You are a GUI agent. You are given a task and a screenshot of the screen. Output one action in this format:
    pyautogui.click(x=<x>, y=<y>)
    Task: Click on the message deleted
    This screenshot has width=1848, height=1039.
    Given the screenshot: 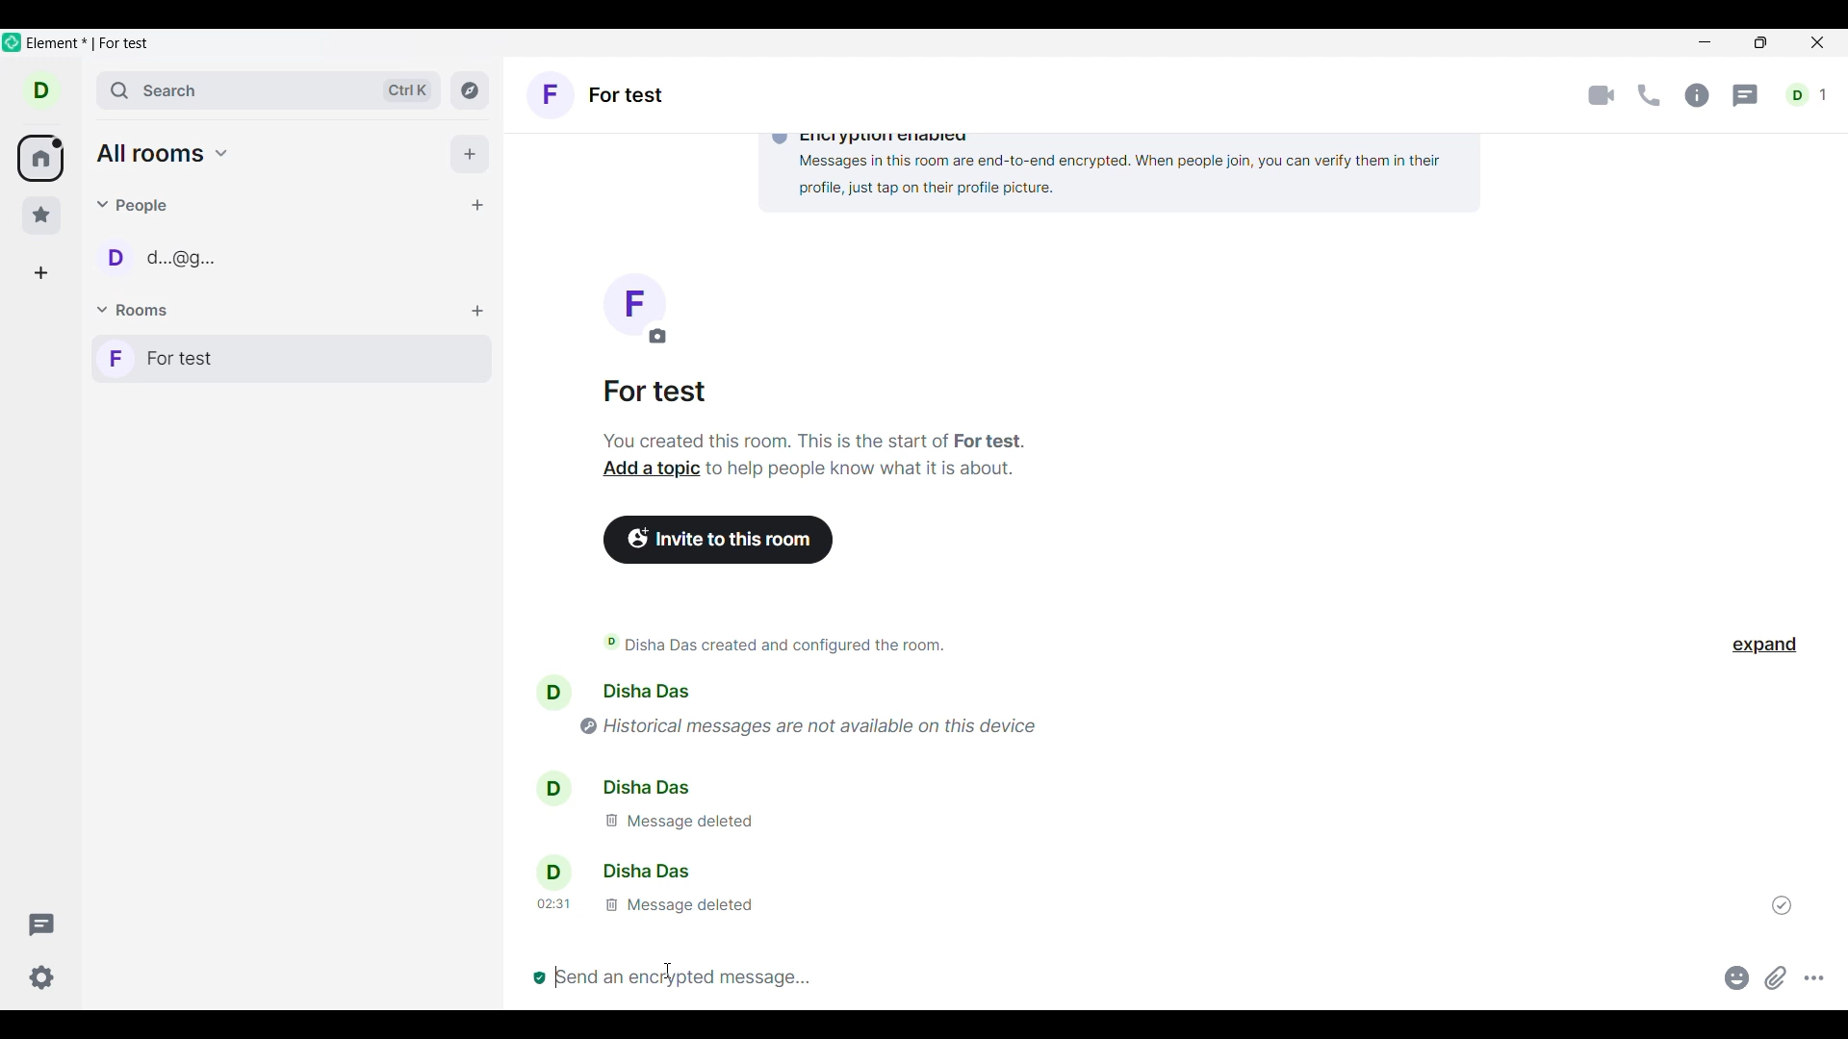 What is the action you would take?
    pyautogui.click(x=650, y=907)
    